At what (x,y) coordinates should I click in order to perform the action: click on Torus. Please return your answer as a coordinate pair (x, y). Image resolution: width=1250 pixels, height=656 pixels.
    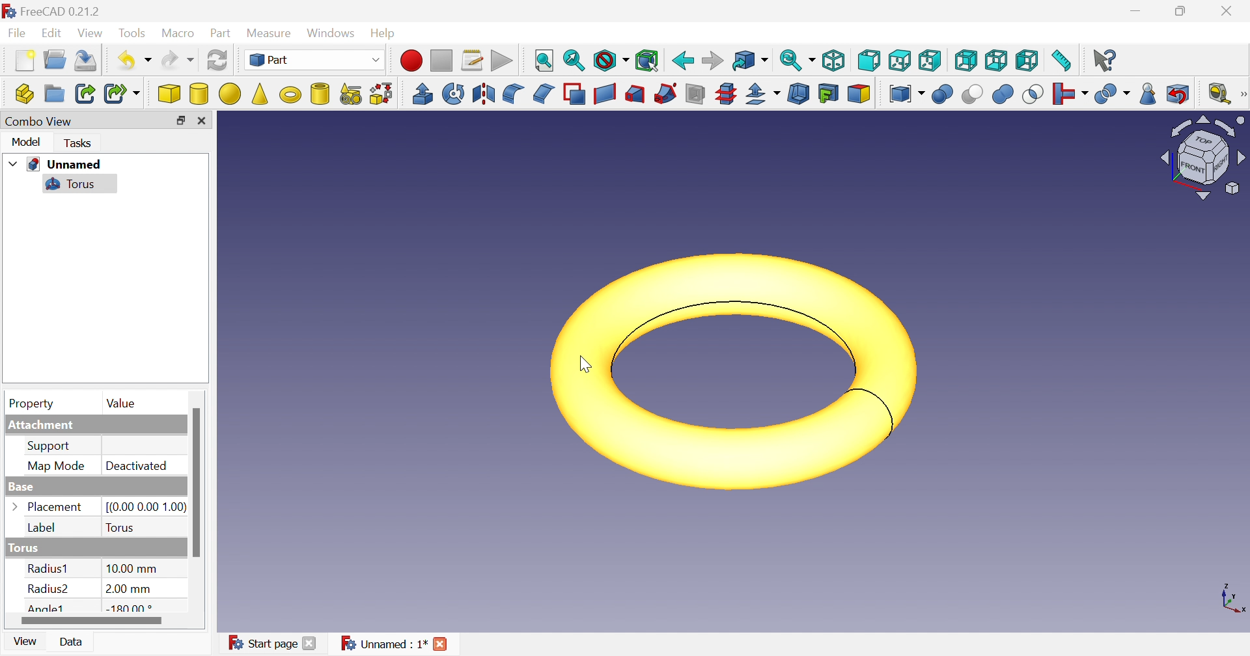
    Looking at the image, I should click on (22, 548).